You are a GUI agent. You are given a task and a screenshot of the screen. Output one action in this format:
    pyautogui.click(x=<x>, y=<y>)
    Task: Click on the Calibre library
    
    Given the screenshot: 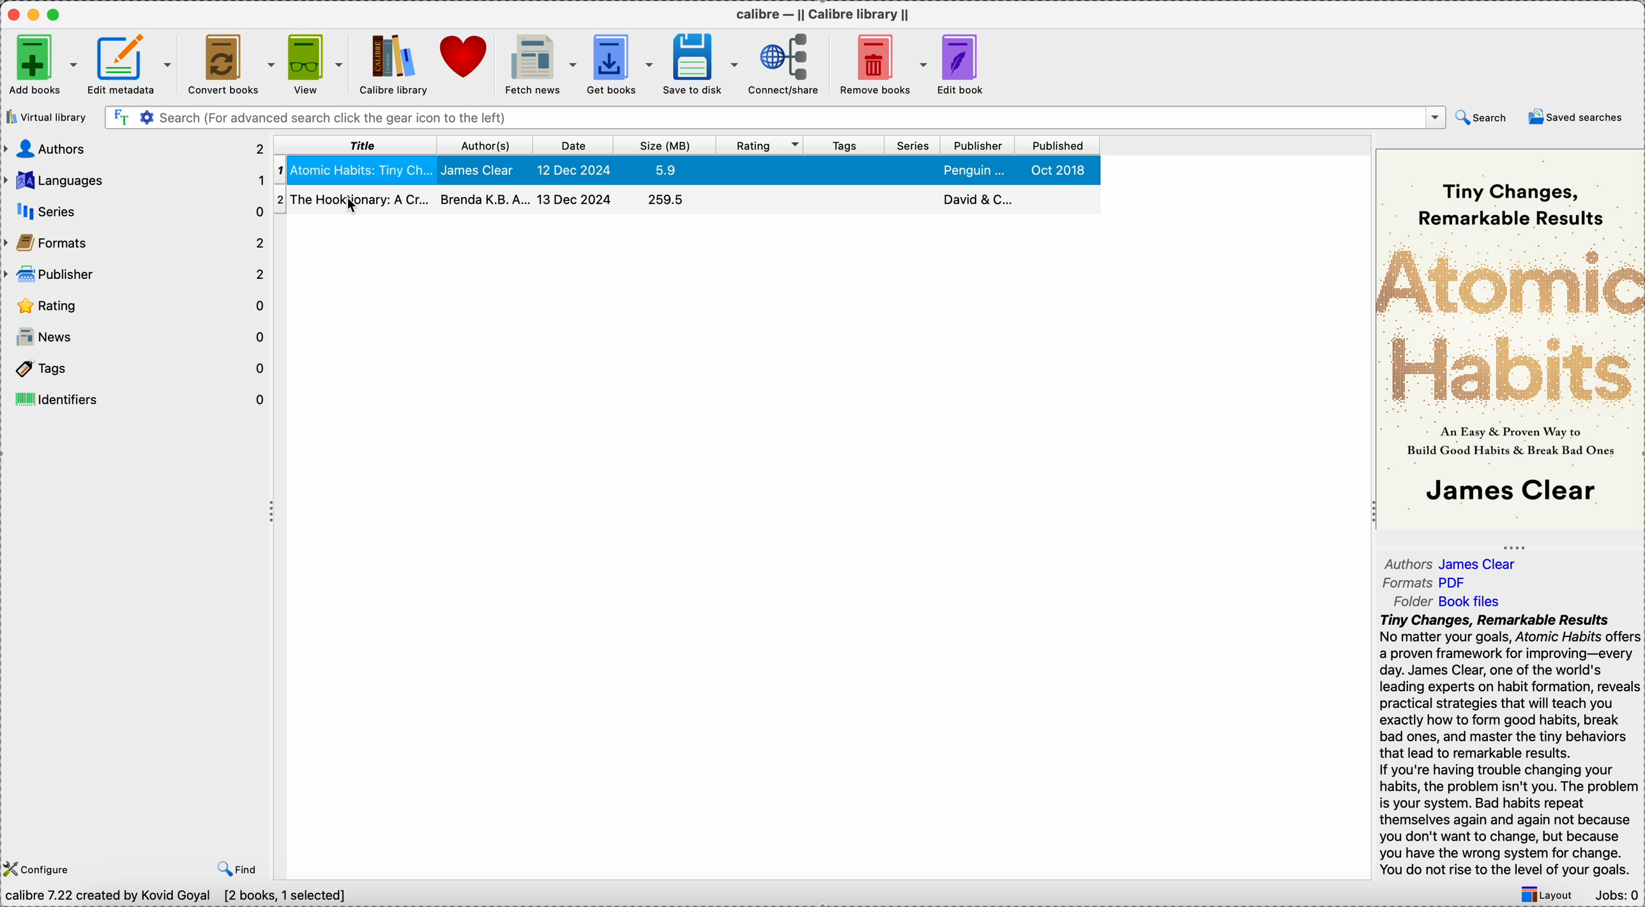 What is the action you would take?
    pyautogui.click(x=393, y=66)
    